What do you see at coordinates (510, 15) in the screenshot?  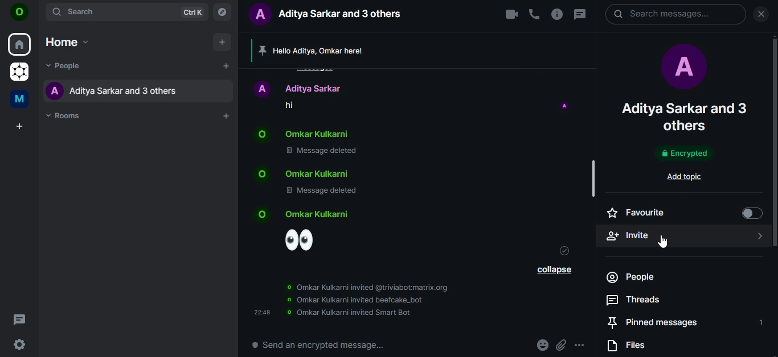 I see `video call` at bounding box center [510, 15].